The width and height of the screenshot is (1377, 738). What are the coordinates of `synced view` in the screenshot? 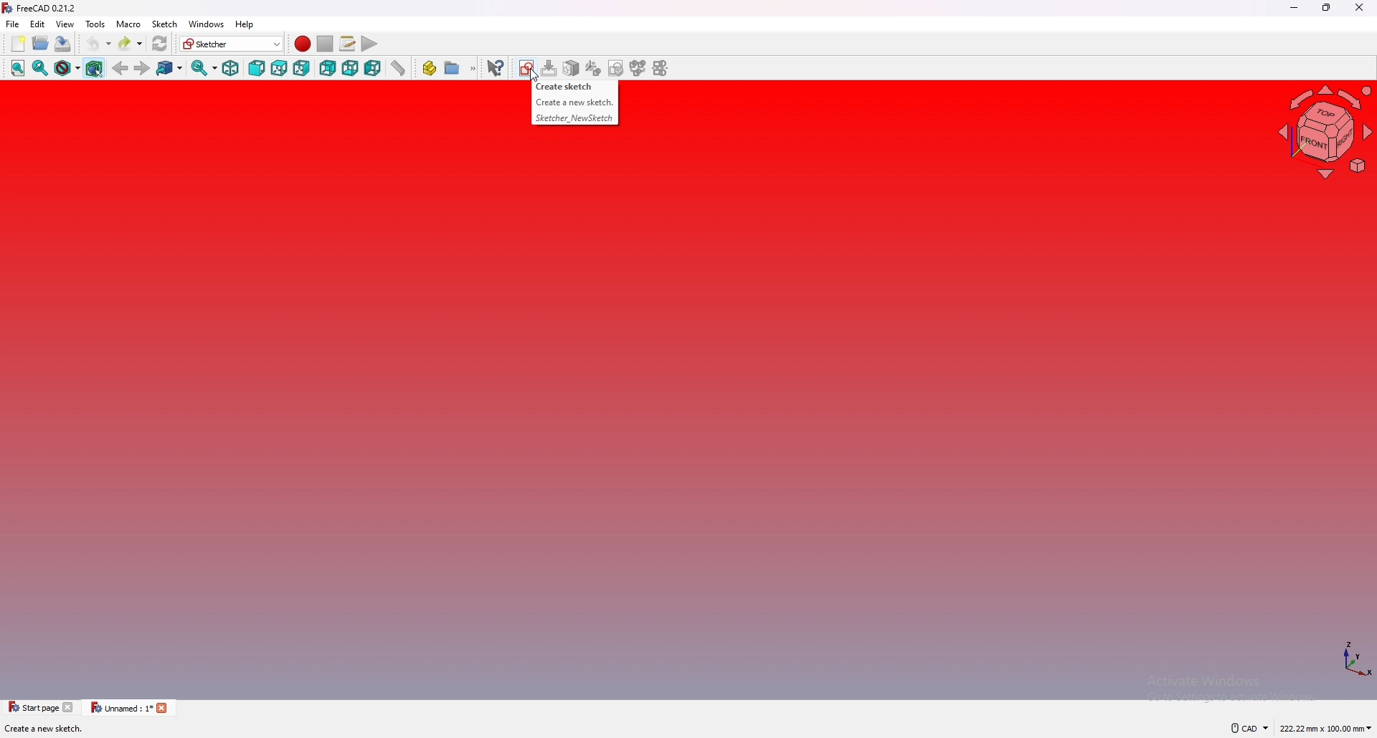 It's located at (205, 68).